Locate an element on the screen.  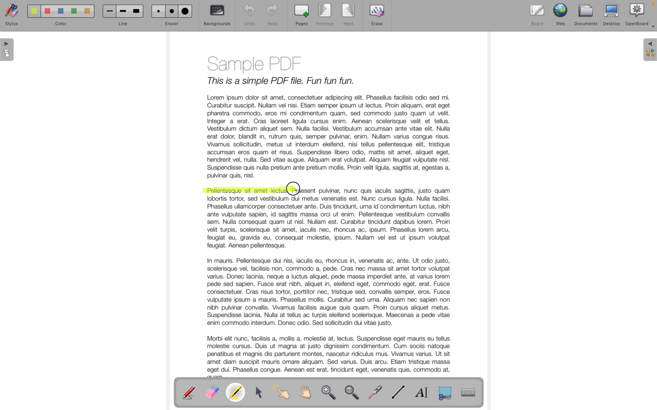
desktop is located at coordinates (612, 14).